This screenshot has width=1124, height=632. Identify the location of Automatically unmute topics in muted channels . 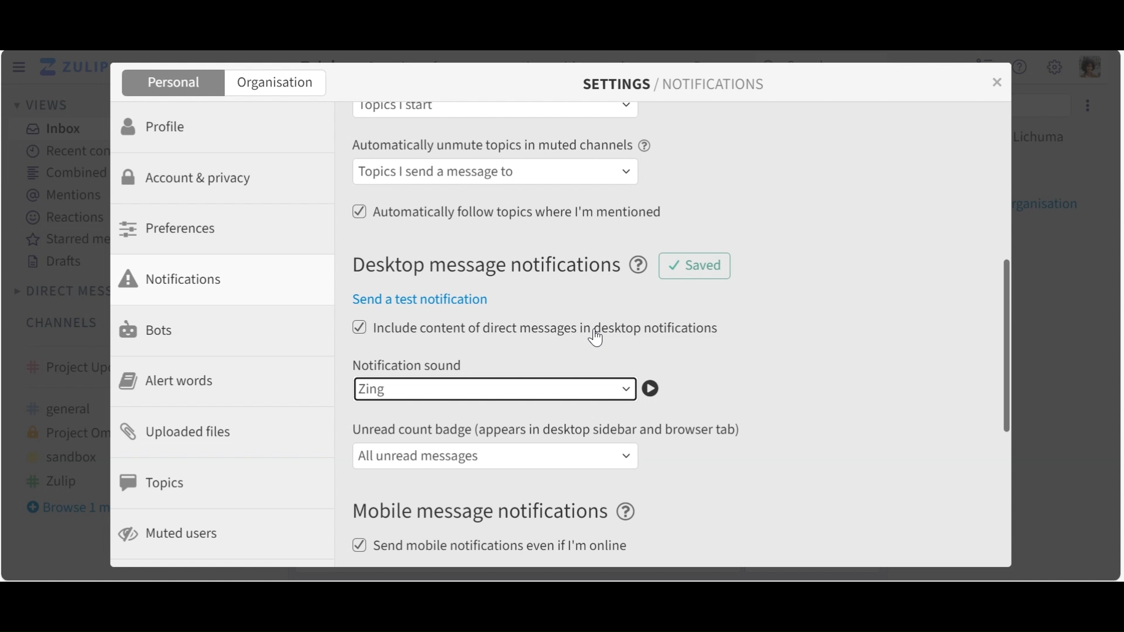
(503, 147).